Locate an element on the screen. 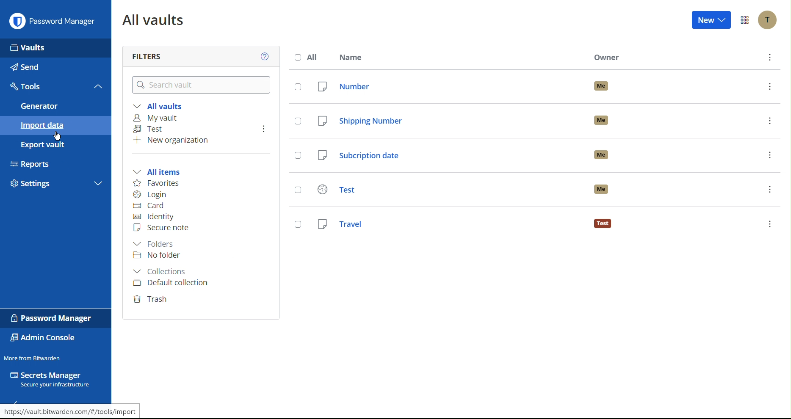  owner is located at coordinates (601, 154).